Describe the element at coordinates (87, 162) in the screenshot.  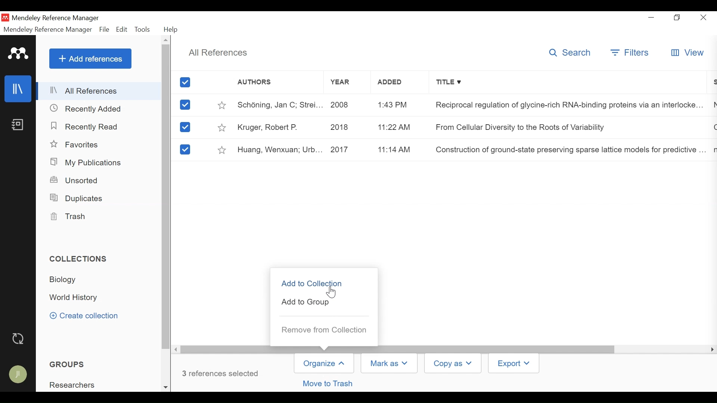
I see `My Publications` at that location.